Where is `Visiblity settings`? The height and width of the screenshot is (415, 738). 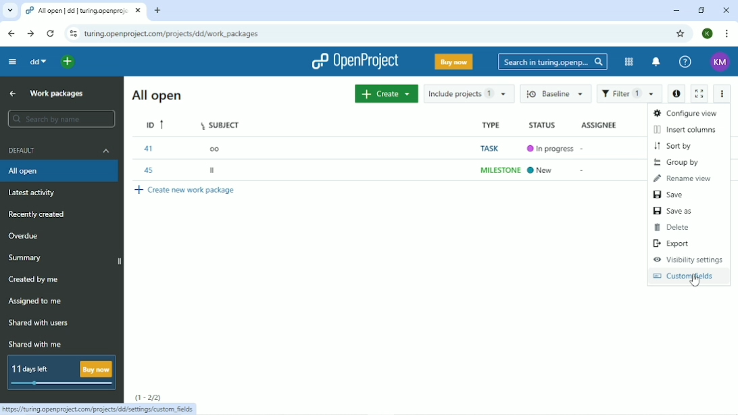
Visiblity settings is located at coordinates (687, 260).